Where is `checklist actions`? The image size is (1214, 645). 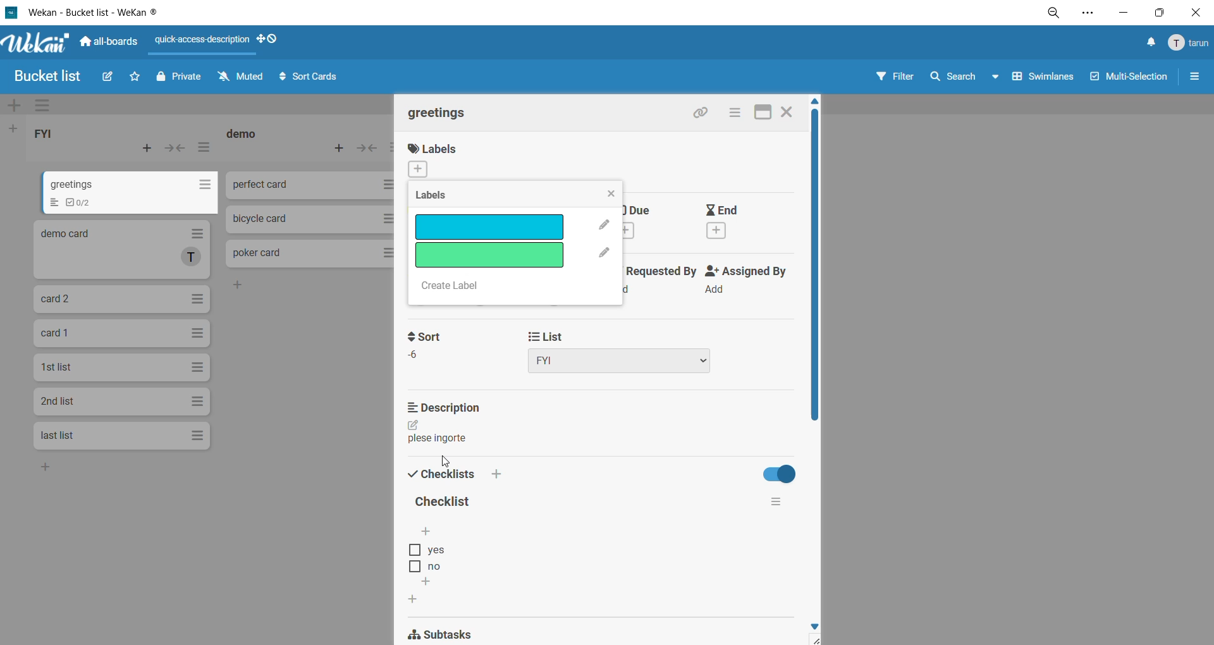 checklist actions is located at coordinates (776, 503).